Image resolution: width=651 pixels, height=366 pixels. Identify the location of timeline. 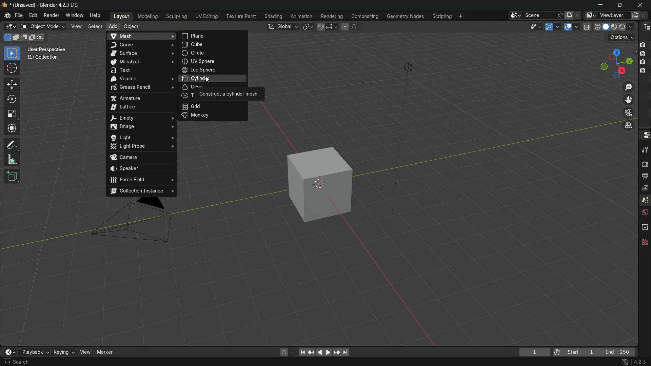
(10, 350).